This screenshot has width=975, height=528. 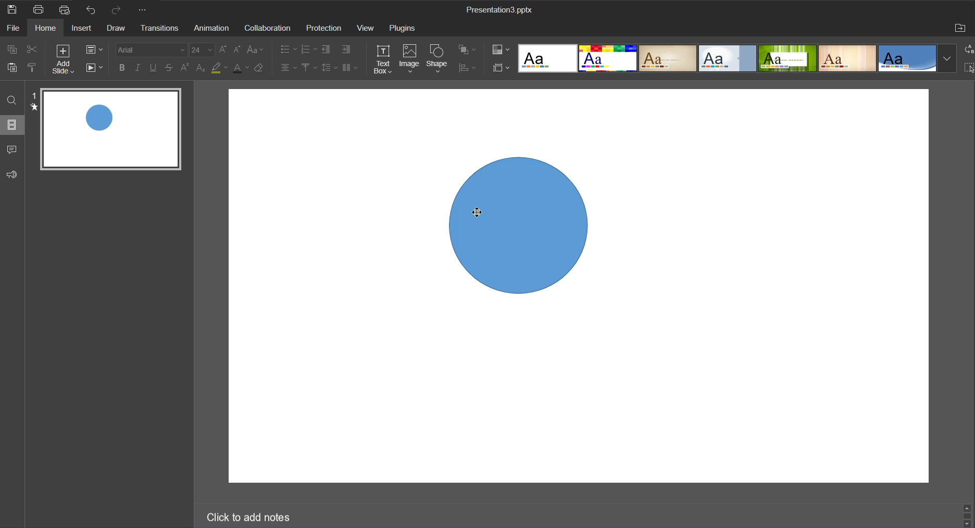 What do you see at coordinates (214, 29) in the screenshot?
I see `Animation` at bounding box center [214, 29].